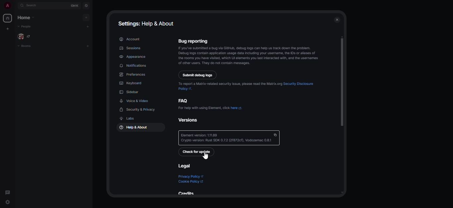  I want to click on voice & video, so click(134, 101).